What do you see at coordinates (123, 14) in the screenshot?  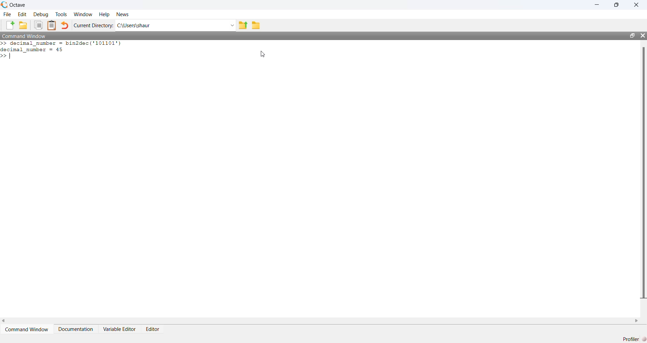 I see `news` at bounding box center [123, 14].